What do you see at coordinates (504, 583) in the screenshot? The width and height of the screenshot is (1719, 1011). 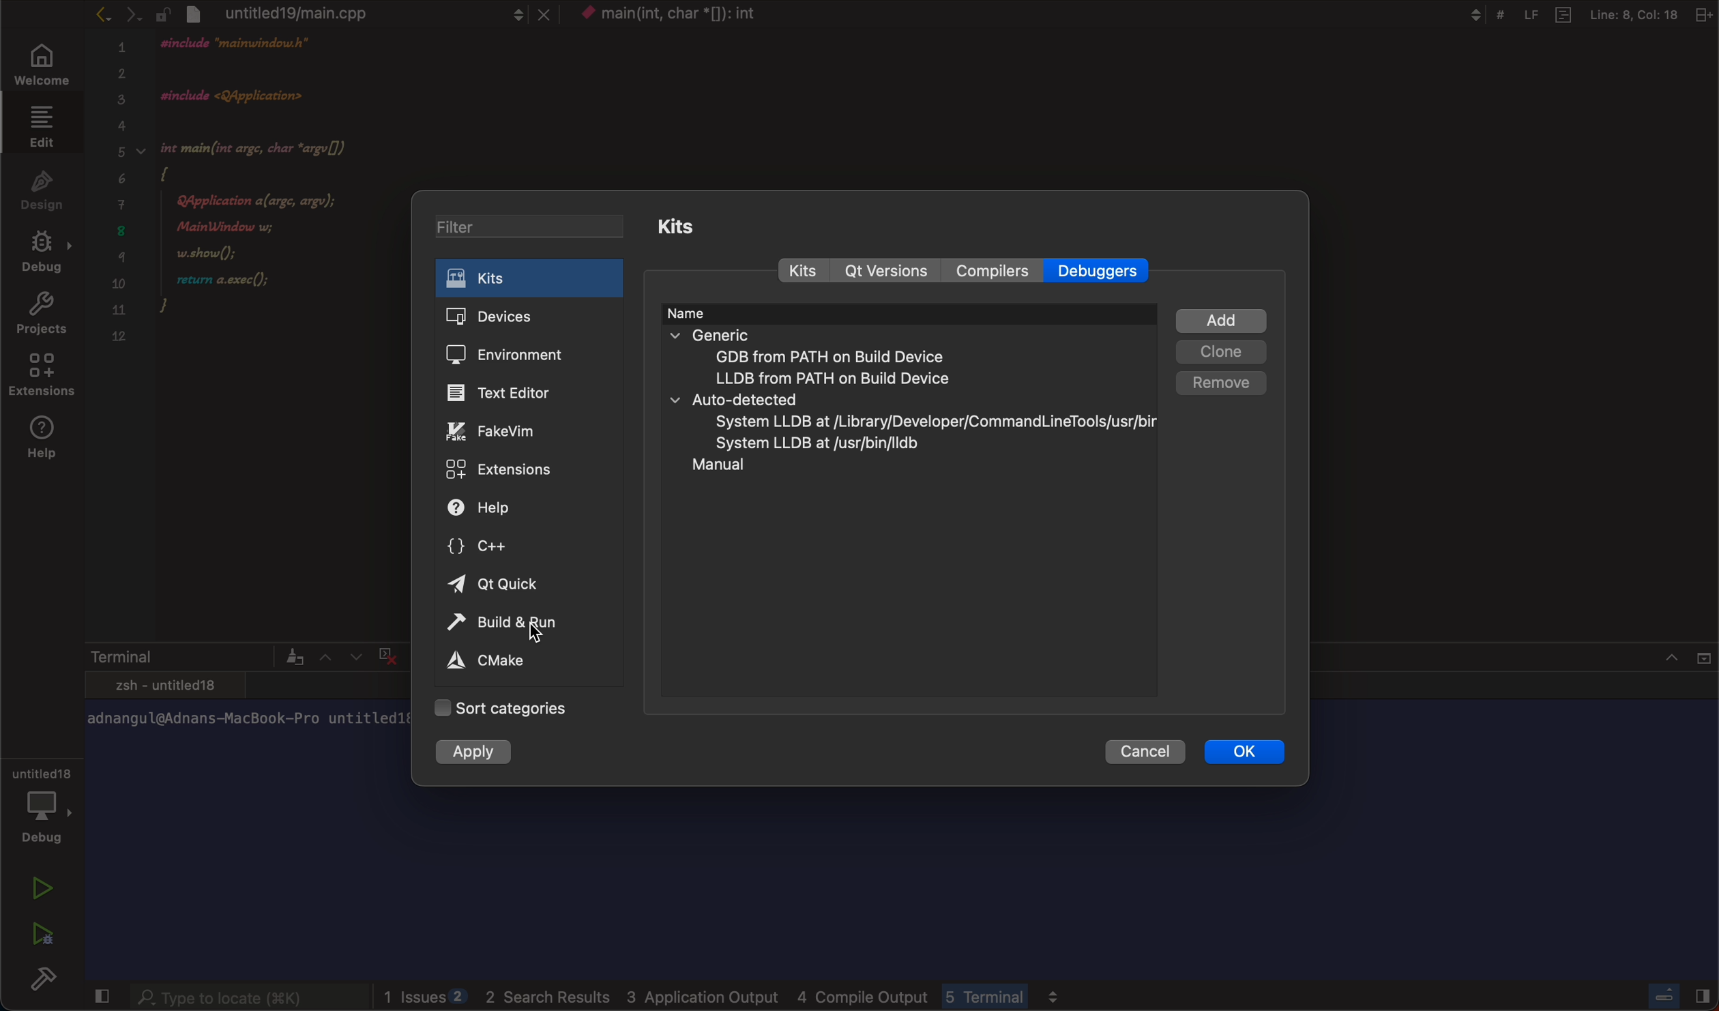 I see `qt quick` at bounding box center [504, 583].